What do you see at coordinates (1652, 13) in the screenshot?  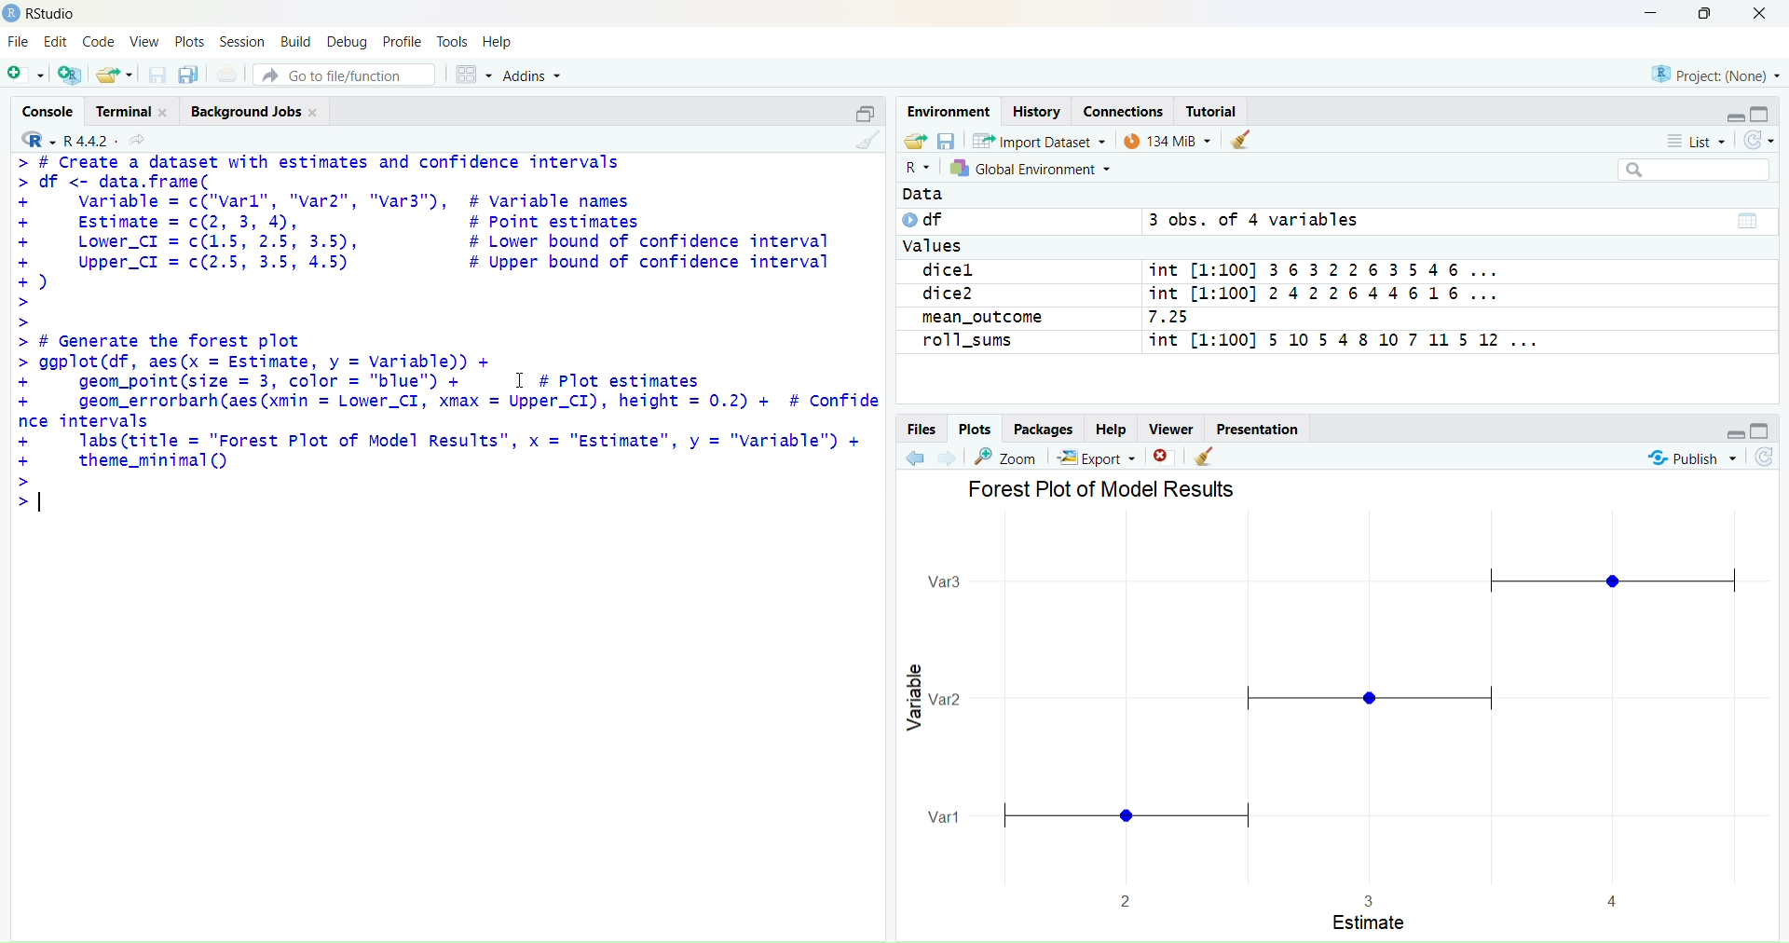 I see `minimize` at bounding box center [1652, 13].